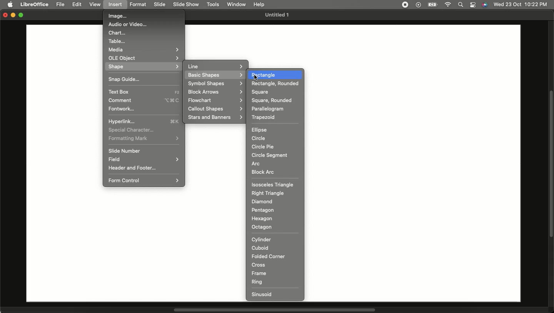  Describe the element at coordinates (215, 83) in the screenshot. I see `Symbol shapes` at that location.